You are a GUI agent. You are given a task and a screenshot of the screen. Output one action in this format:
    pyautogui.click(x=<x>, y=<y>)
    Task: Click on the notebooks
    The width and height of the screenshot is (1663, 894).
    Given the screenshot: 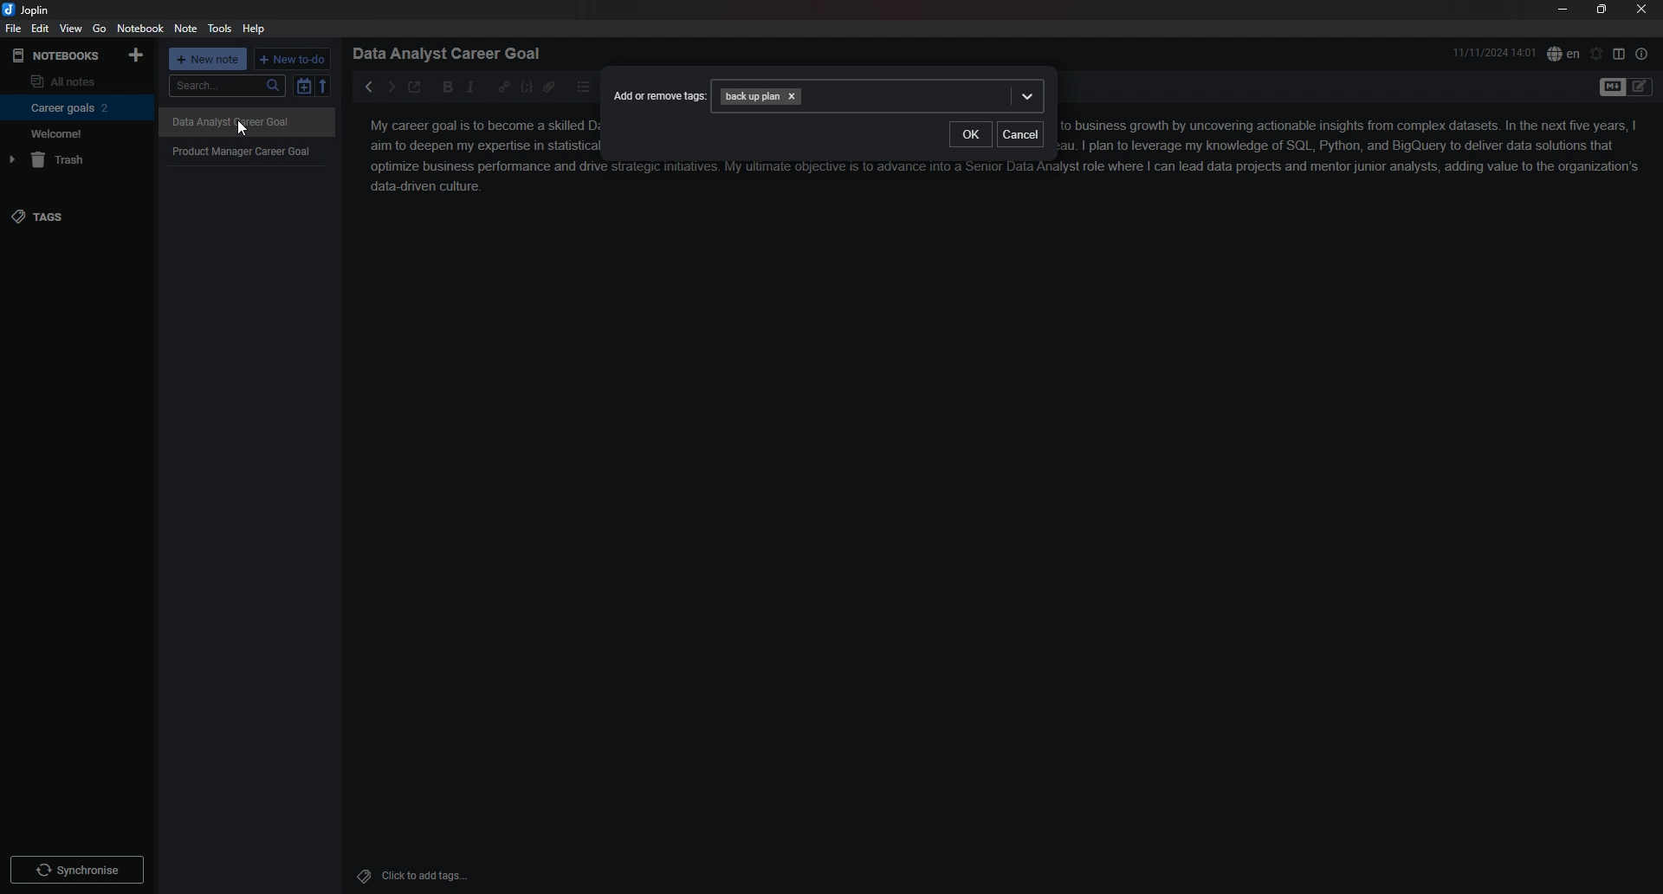 What is the action you would take?
    pyautogui.click(x=58, y=56)
    